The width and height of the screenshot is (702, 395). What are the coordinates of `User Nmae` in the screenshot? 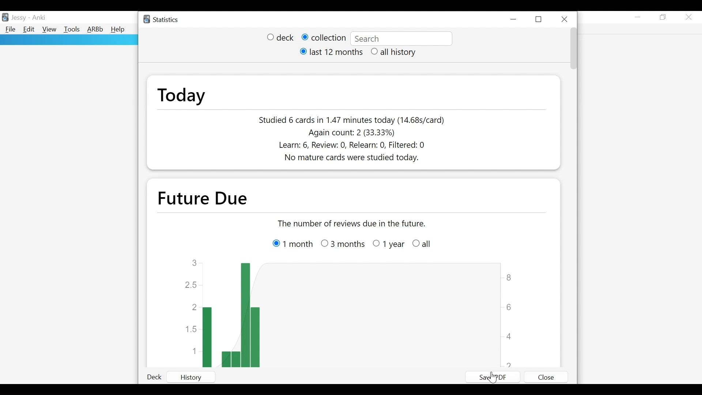 It's located at (19, 19).